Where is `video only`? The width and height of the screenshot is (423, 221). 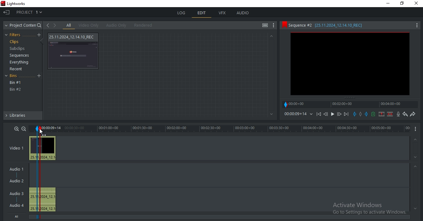
video only is located at coordinates (89, 25).